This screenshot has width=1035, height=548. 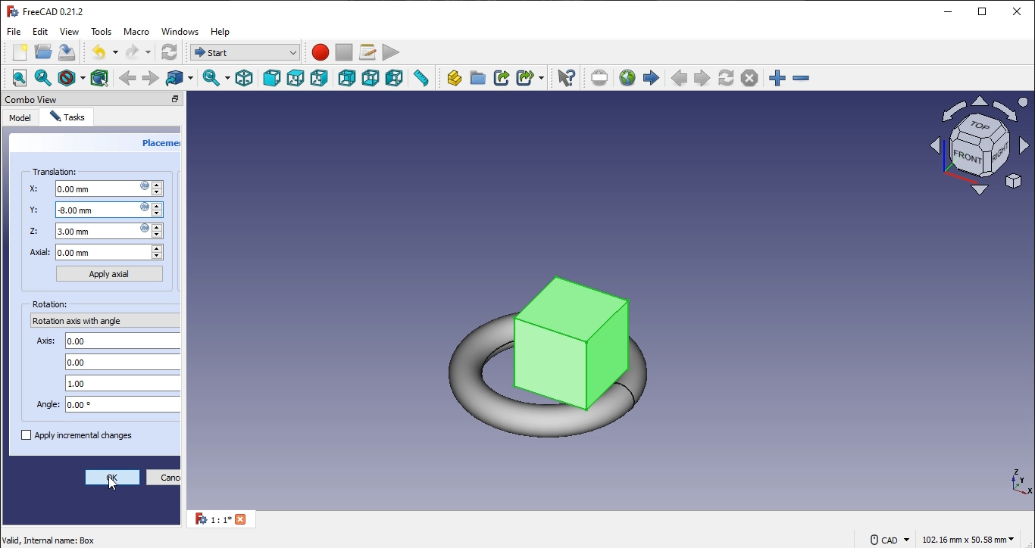 What do you see at coordinates (46, 10) in the screenshot?
I see ` FreeCAD 0.21.2` at bounding box center [46, 10].